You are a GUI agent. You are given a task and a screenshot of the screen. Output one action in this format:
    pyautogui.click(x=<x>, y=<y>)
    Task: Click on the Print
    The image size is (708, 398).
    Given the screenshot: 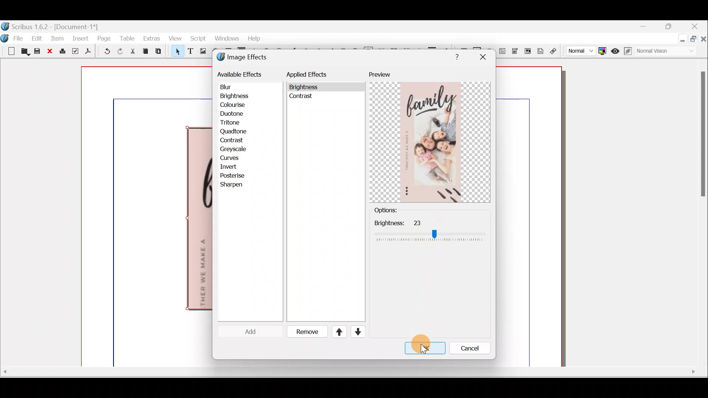 What is the action you would take?
    pyautogui.click(x=62, y=52)
    